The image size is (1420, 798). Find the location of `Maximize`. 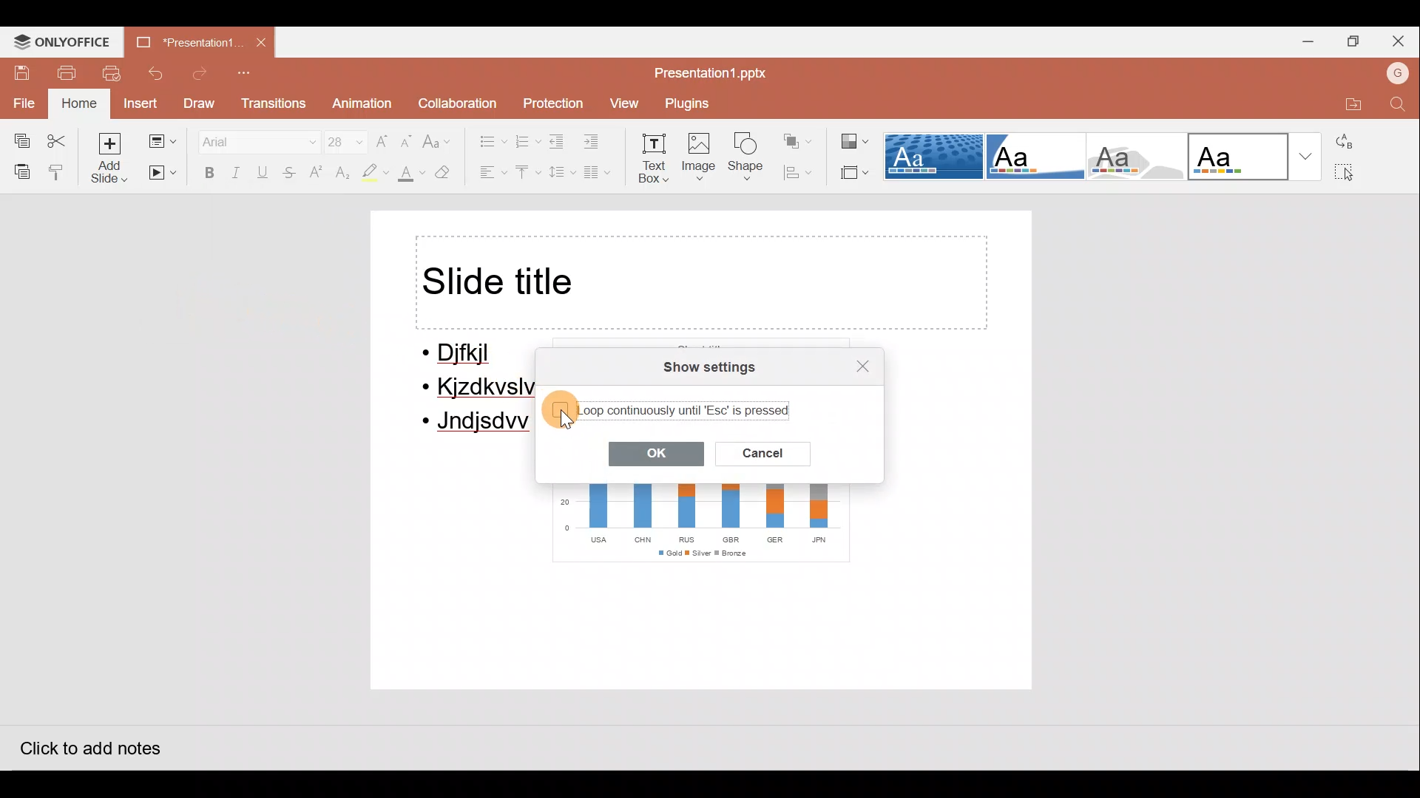

Maximize is located at coordinates (1352, 38).